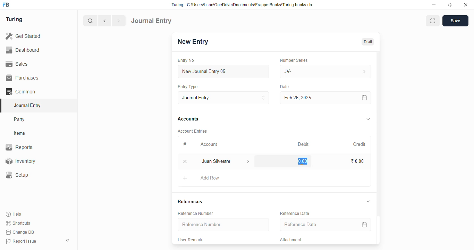 This screenshot has width=474, height=250. What do you see at coordinates (91, 21) in the screenshot?
I see `search` at bounding box center [91, 21].